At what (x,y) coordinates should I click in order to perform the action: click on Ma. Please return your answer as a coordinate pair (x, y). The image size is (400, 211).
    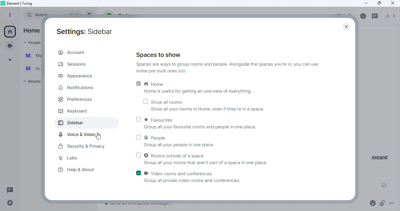
    Looking at the image, I should click on (32, 55).